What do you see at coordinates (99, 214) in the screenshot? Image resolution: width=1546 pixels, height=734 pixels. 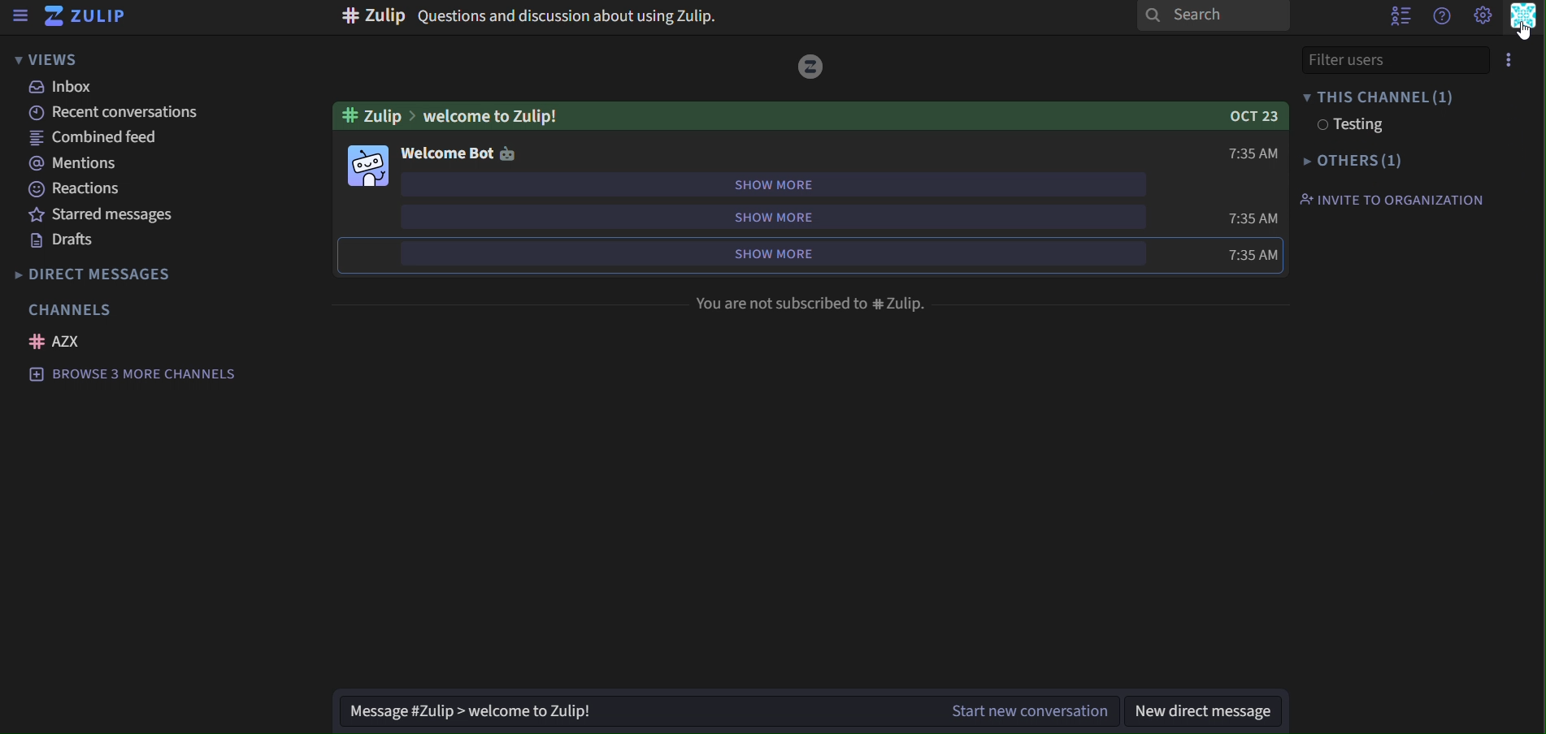 I see `starred messages` at bounding box center [99, 214].